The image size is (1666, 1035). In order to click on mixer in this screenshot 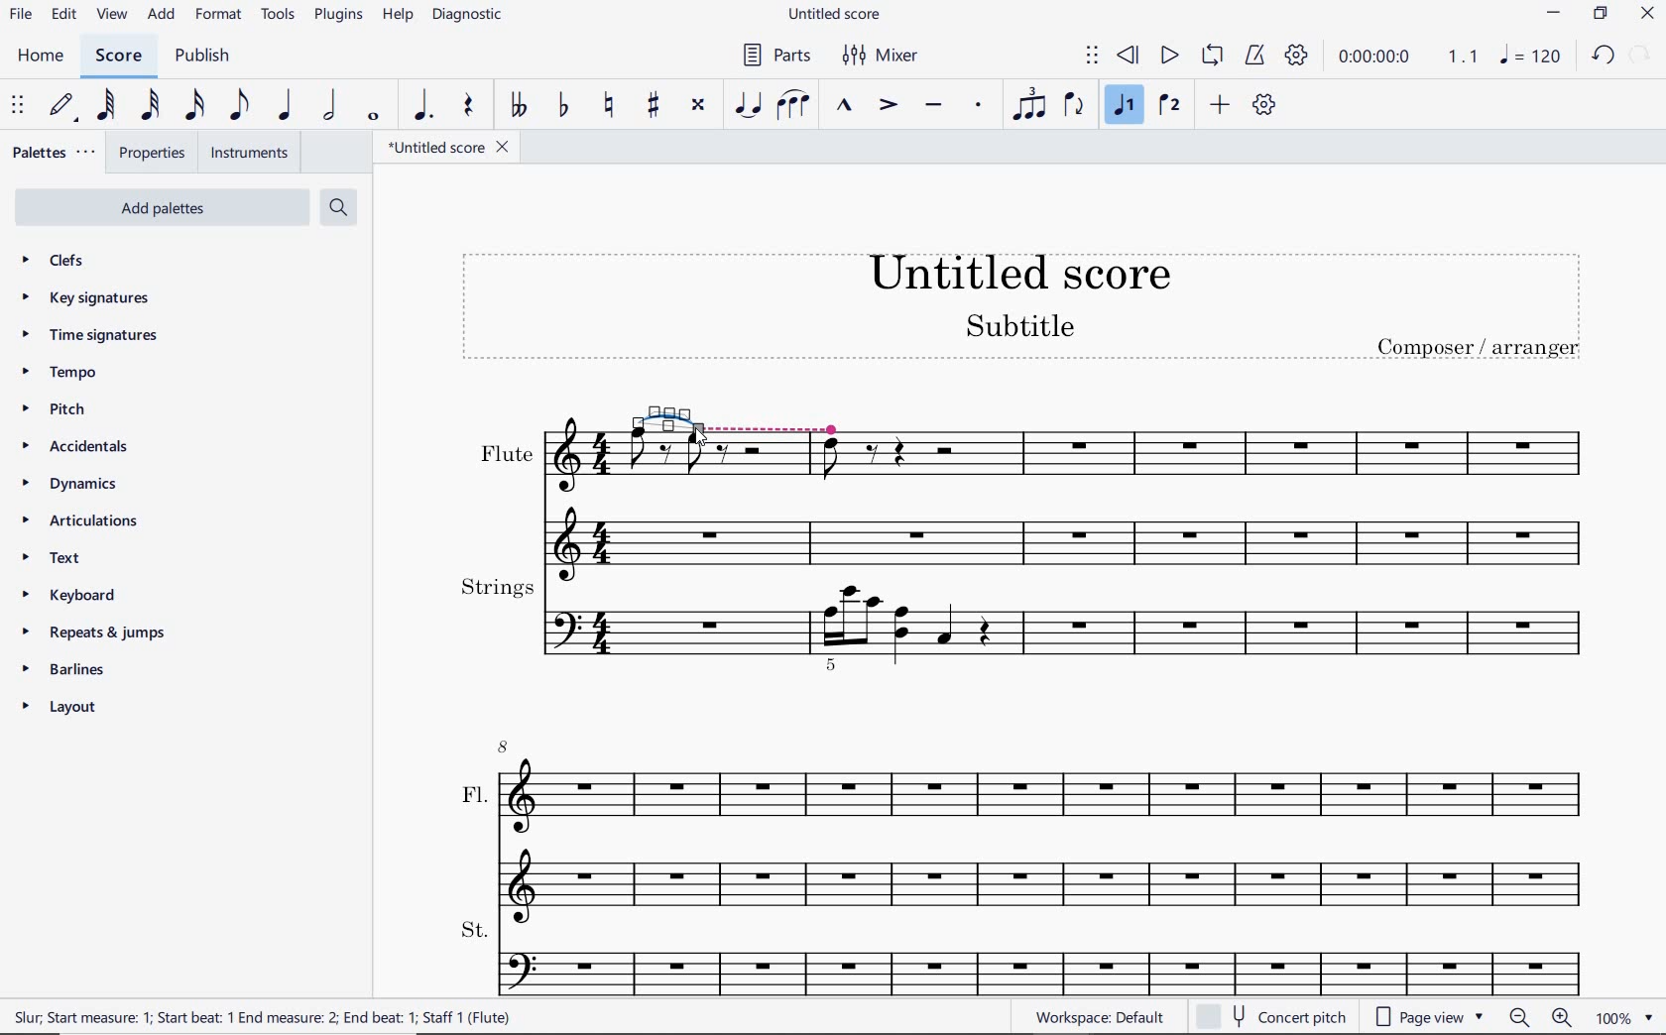, I will do `click(888, 57)`.